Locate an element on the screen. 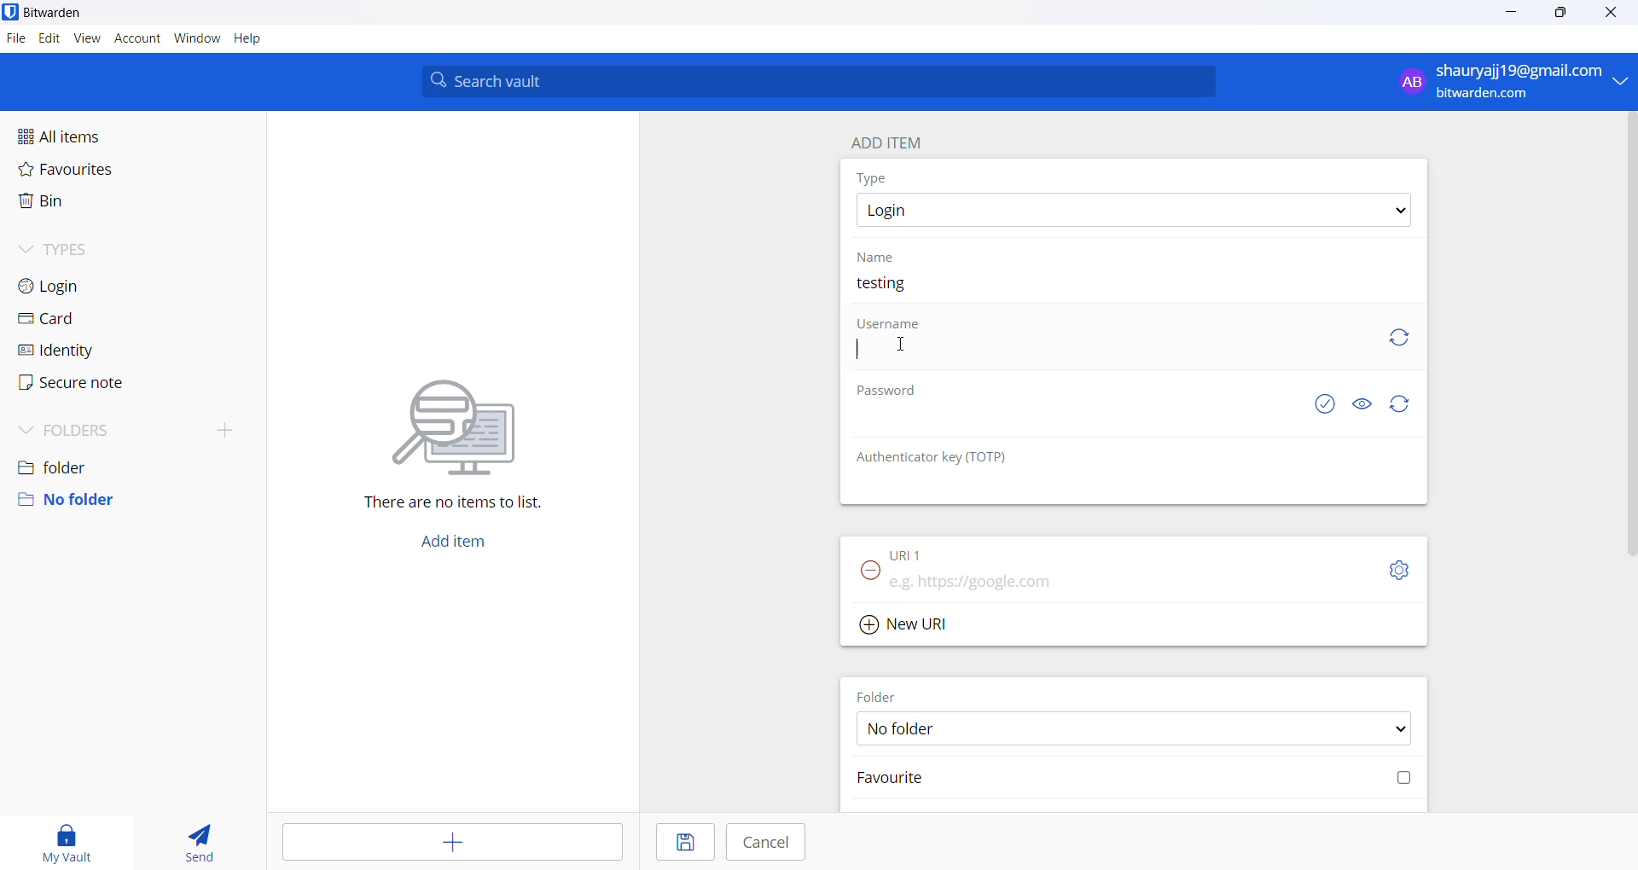 The width and height of the screenshot is (1638, 870). application name and logo is located at coordinates (63, 14).